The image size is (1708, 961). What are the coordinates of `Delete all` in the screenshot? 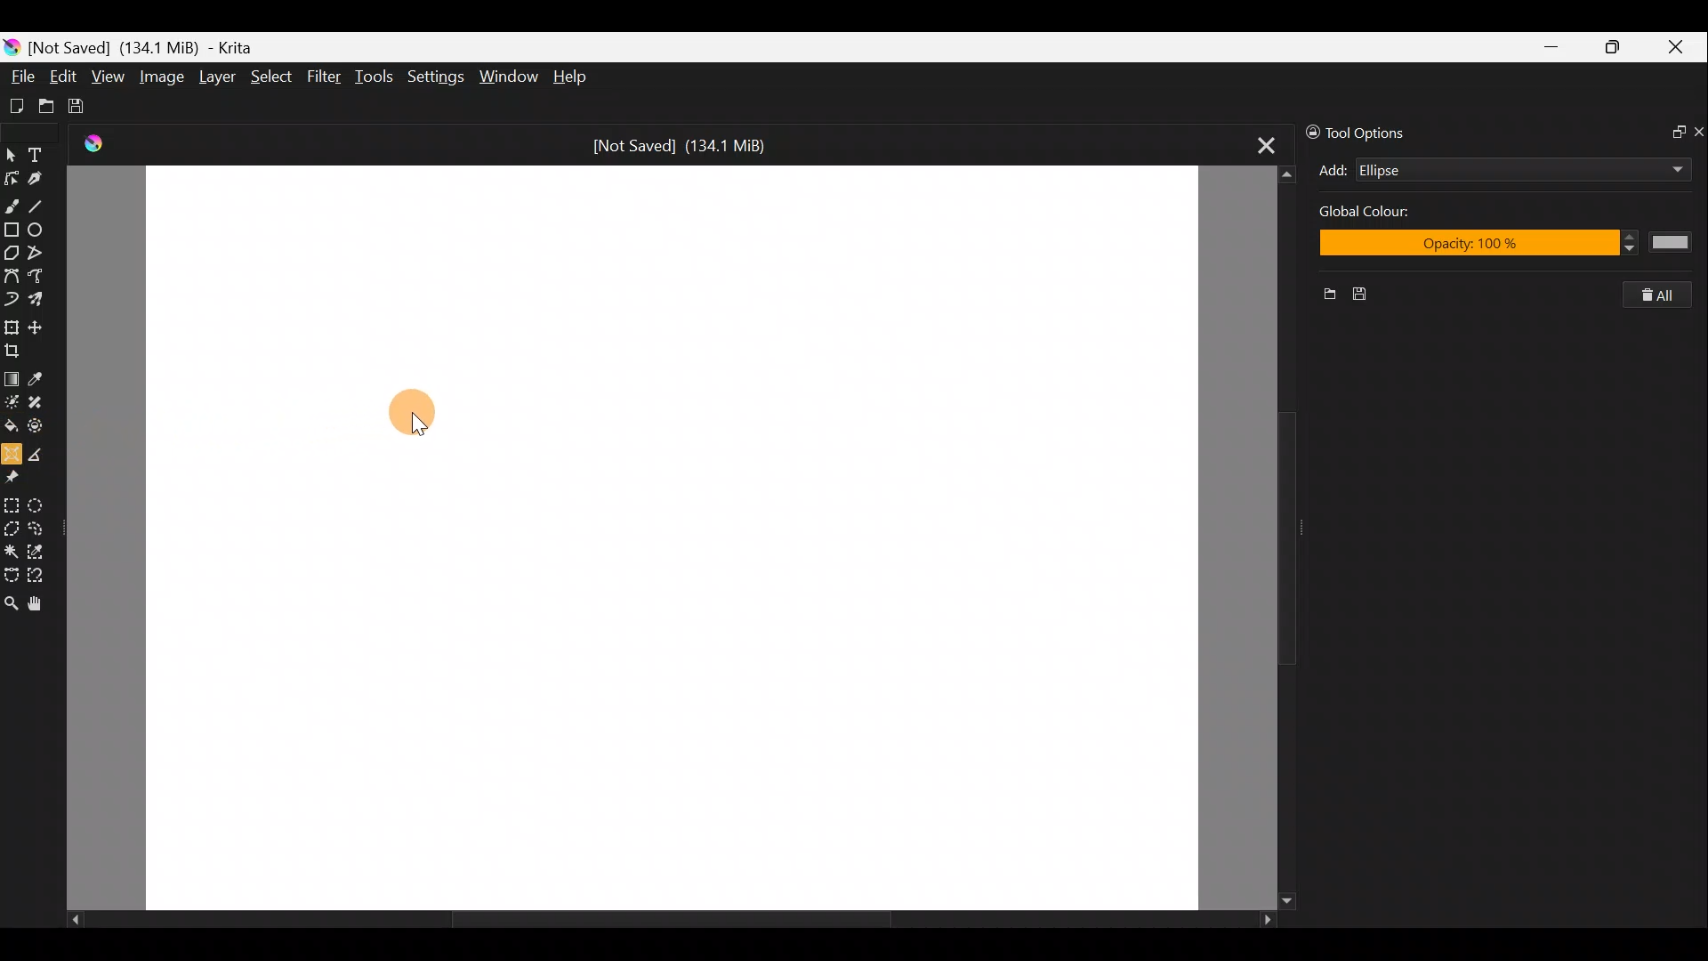 It's located at (1667, 295).